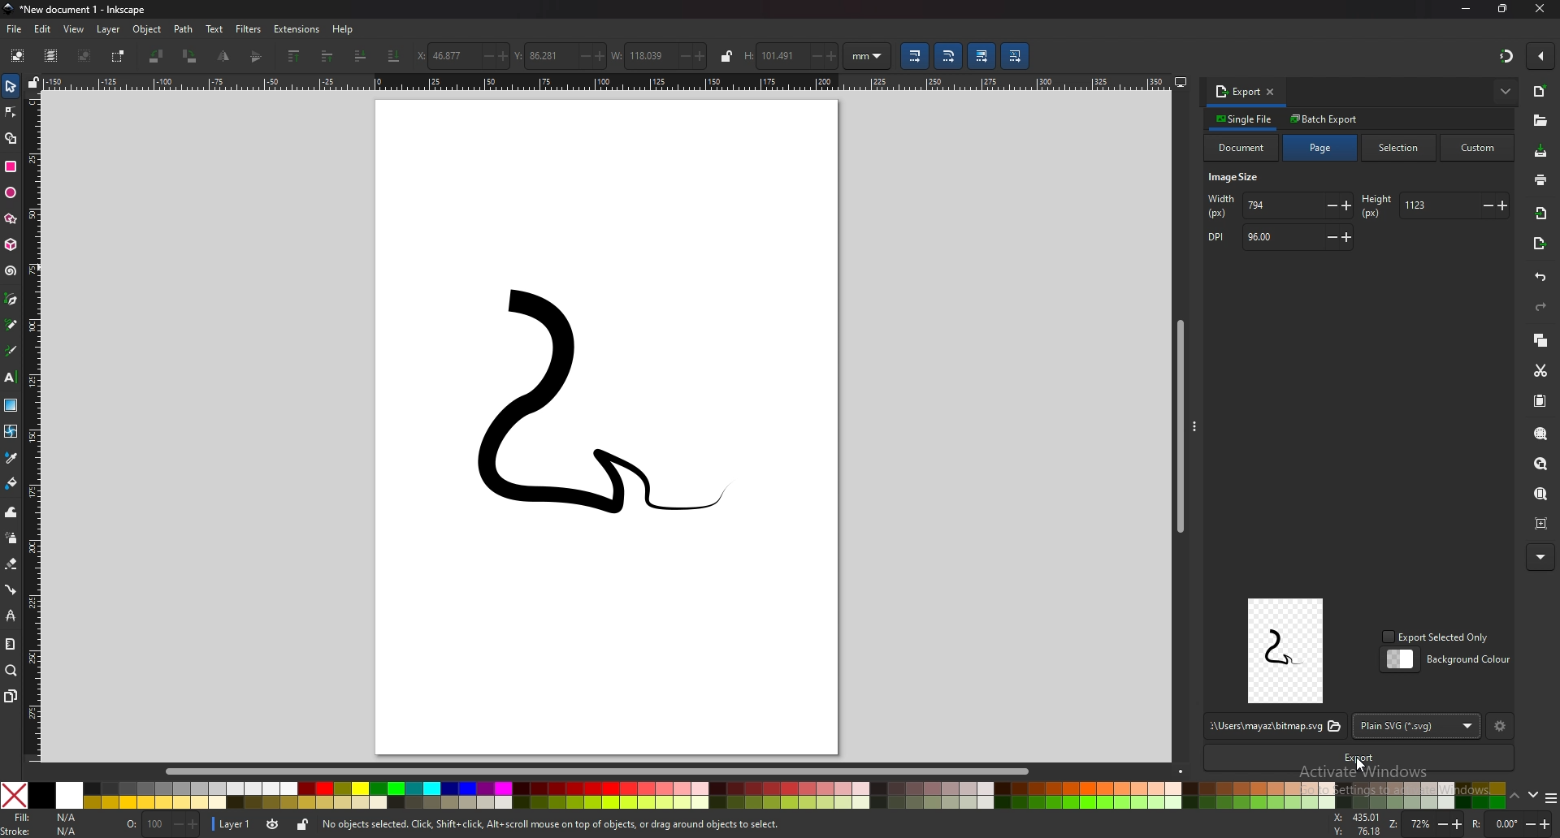  What do you see at coordinates (11, 696) in the screenshot?
I see `pages` at bounding box center [11, 696].